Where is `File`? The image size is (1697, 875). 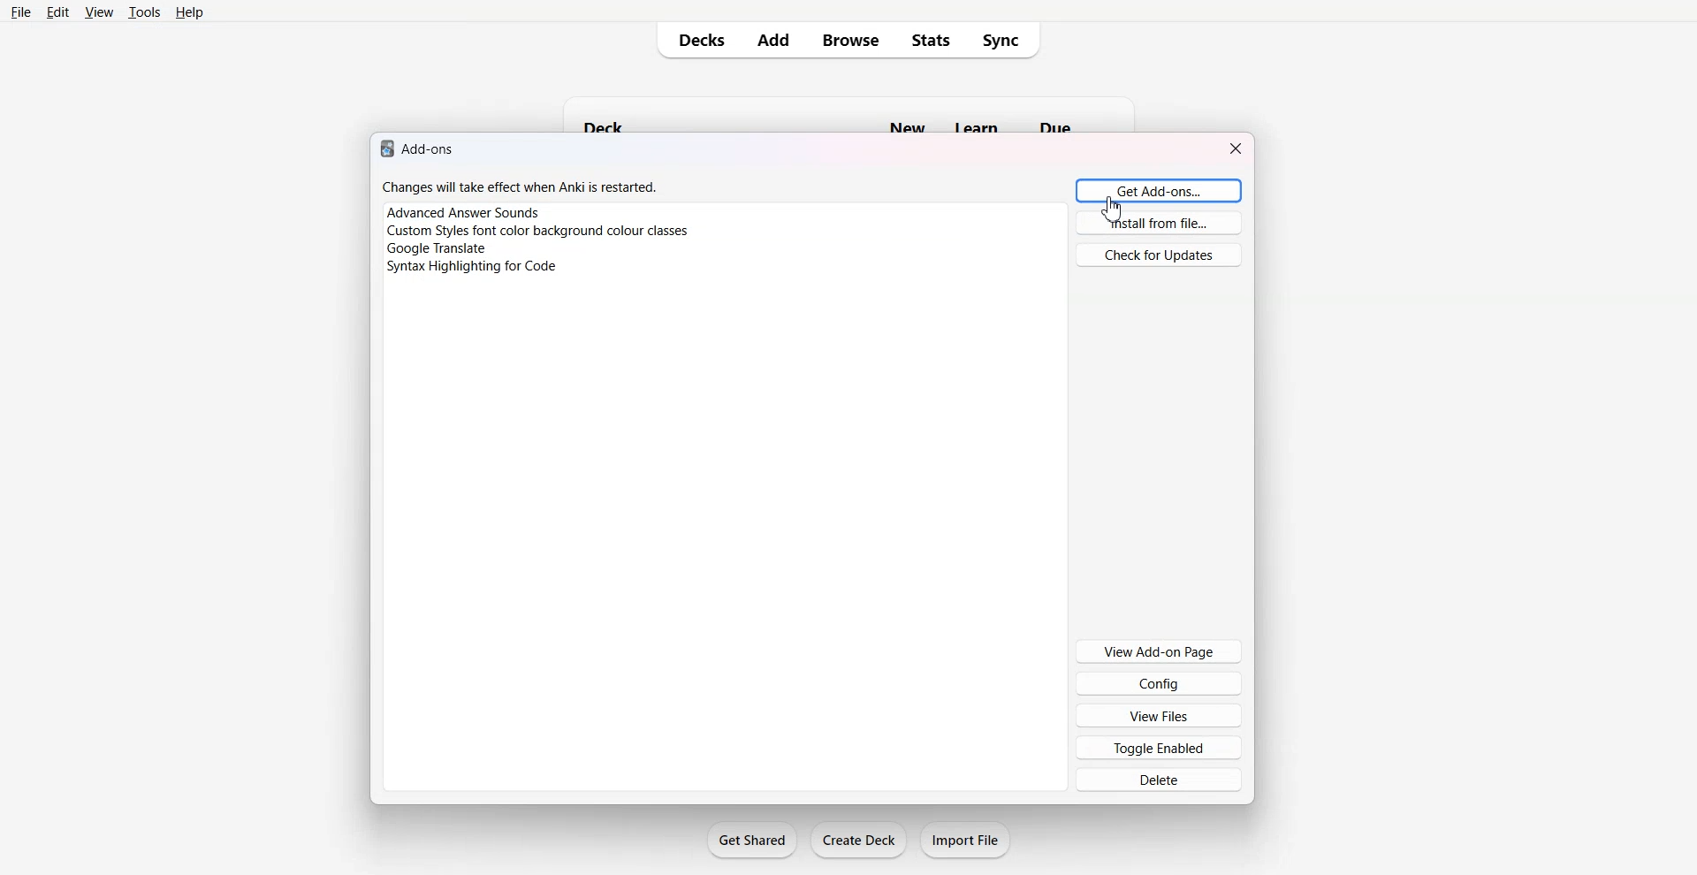
File is located at coordinates (21, 12).